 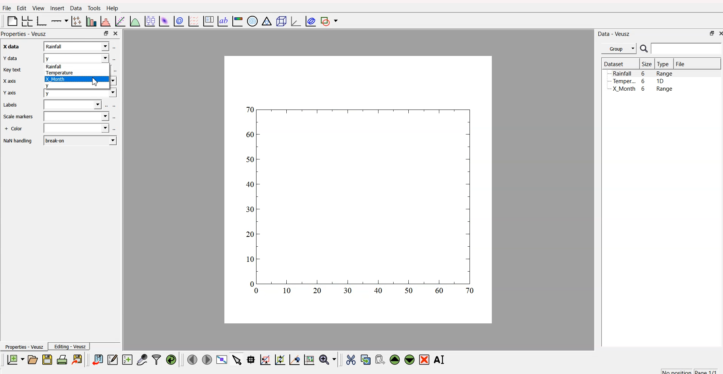 What do you see at coordinates (15, 360) in the screenshot?
I see `new document` at bounding box center [15, 360].